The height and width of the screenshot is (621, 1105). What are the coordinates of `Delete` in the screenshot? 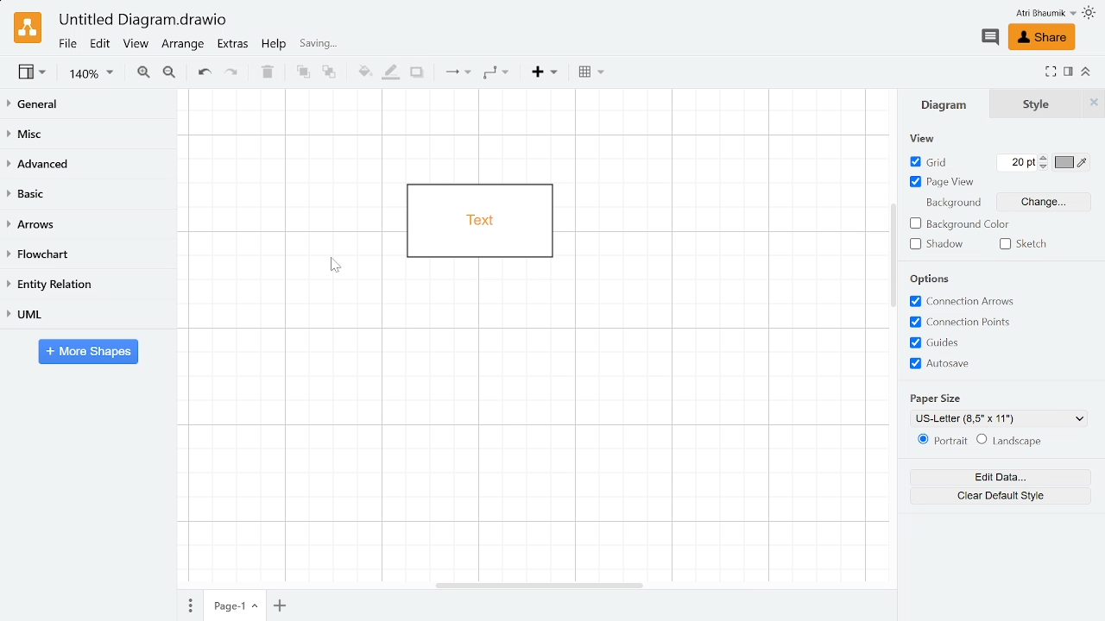 It's located at (268, 74).